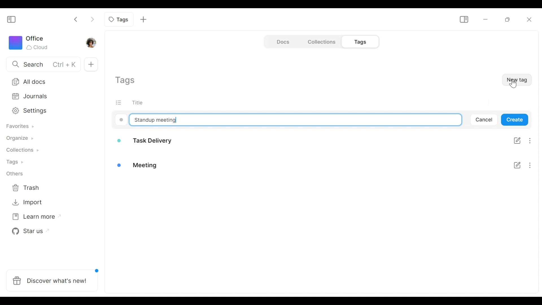 The image size is (542, 305). What do you see at coordinates (20, 152) in the screenshot?
I see `Collections` at bounding box center [20, 152].